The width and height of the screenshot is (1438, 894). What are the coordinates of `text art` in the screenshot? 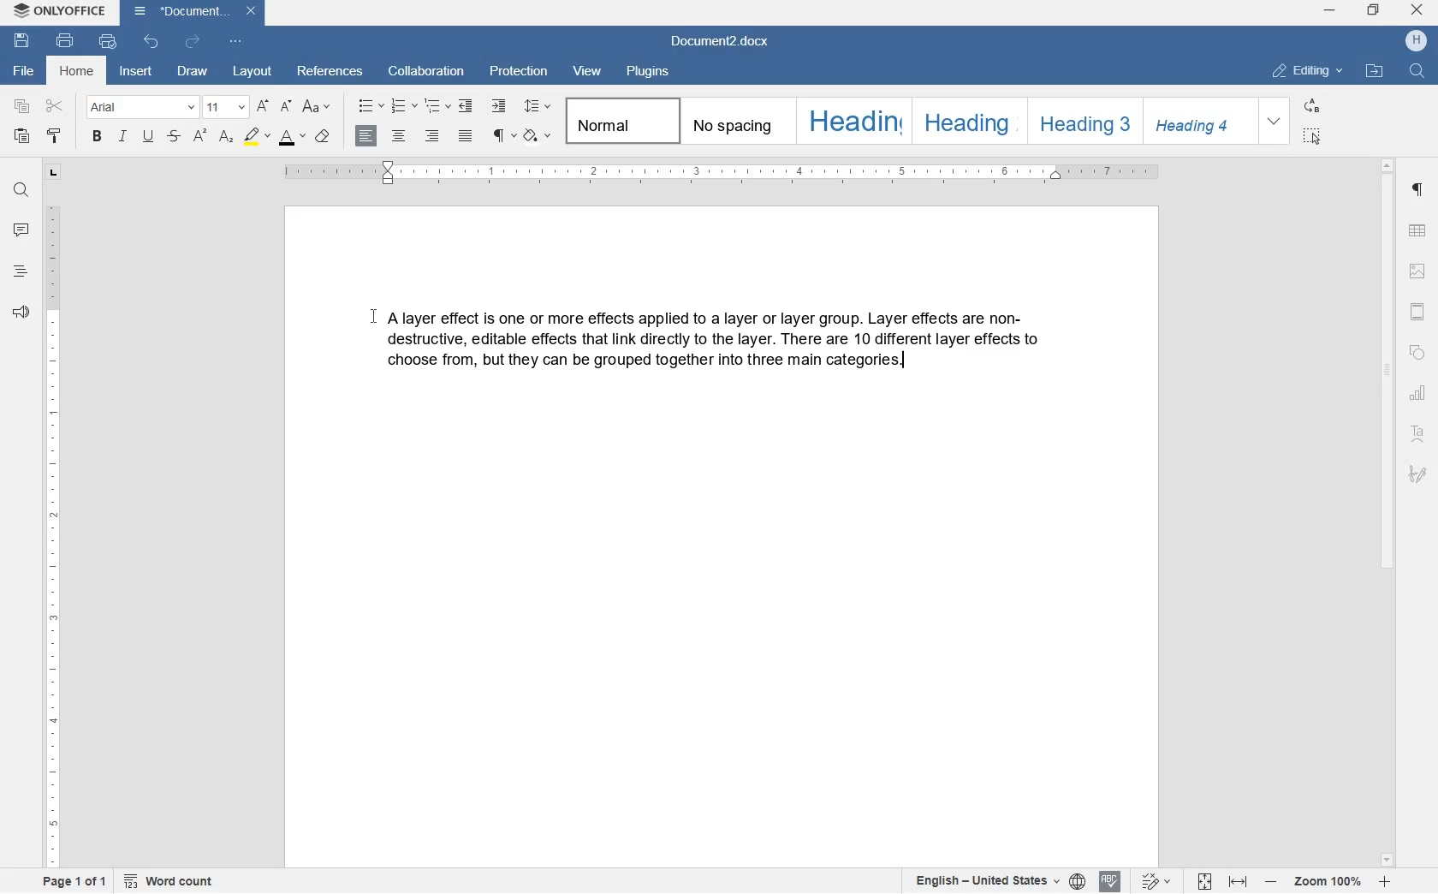 It's located at (1418, 433).